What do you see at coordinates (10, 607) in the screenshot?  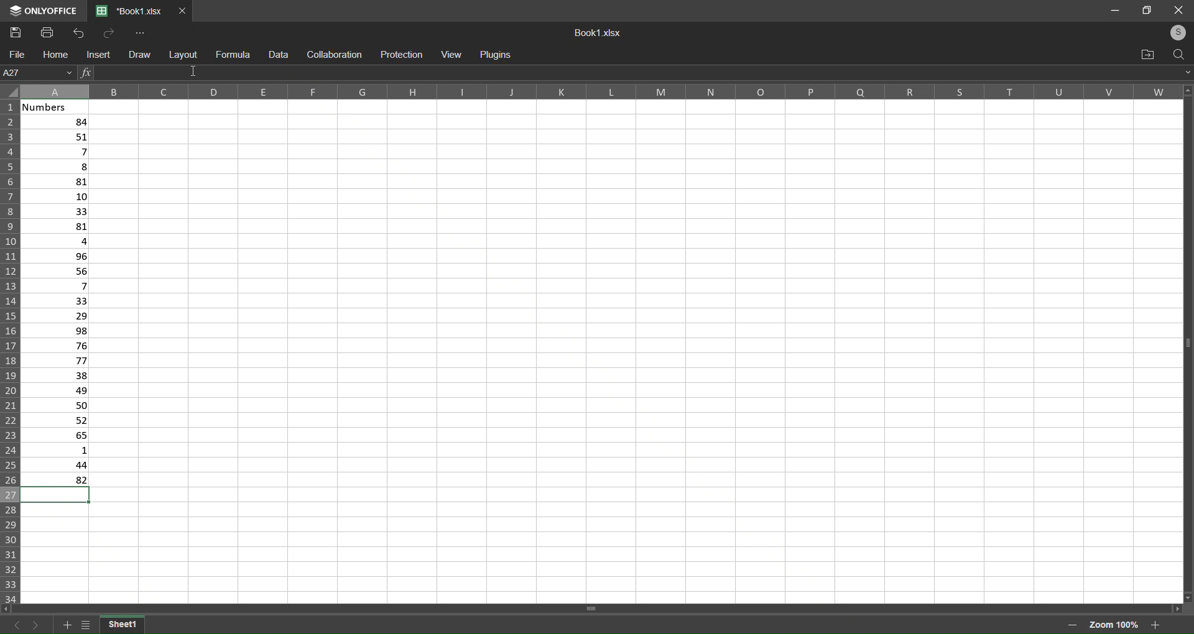 I see `move left` at bounding box center [10, 607].